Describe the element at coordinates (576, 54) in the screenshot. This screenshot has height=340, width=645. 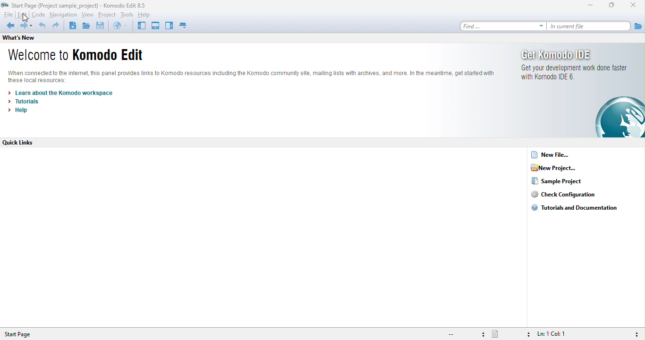
I see `get komodo ide` at that location.